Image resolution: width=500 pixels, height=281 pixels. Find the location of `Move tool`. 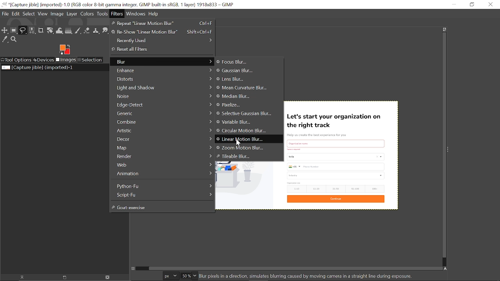

Move tool is located at coordinates (5, 30).